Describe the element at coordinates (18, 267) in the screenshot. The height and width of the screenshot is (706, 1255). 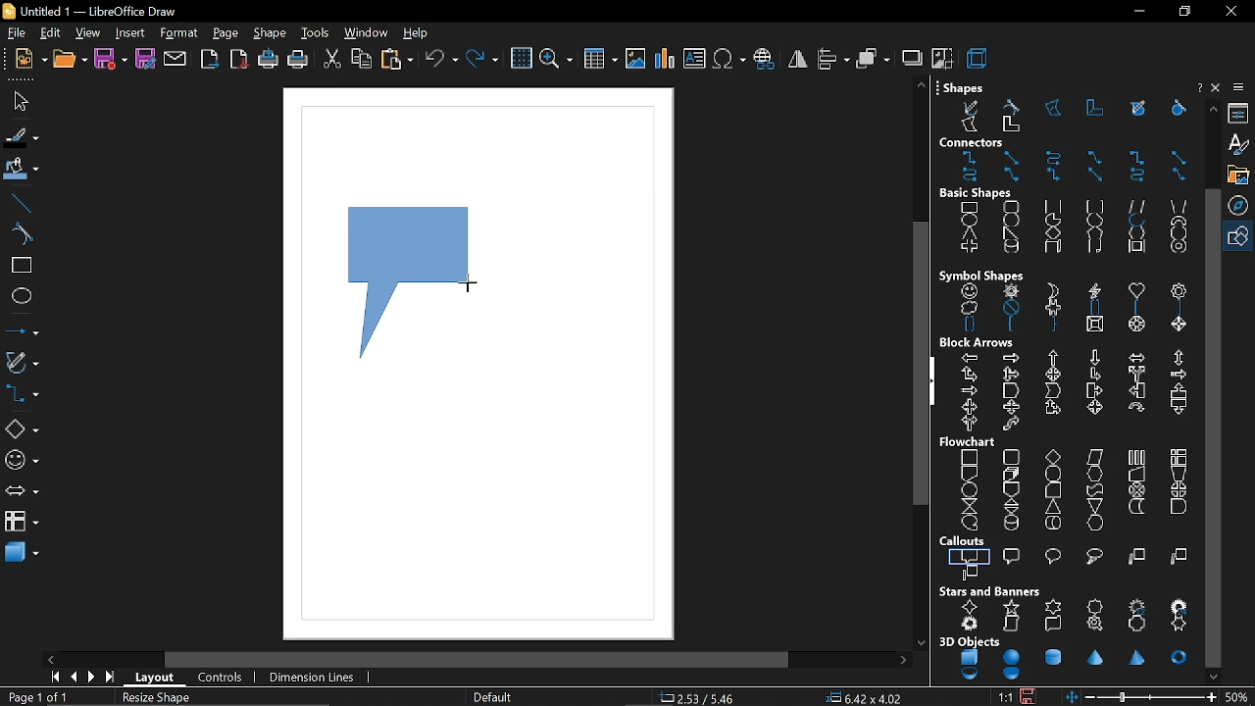
I see `rectangle` at that location.